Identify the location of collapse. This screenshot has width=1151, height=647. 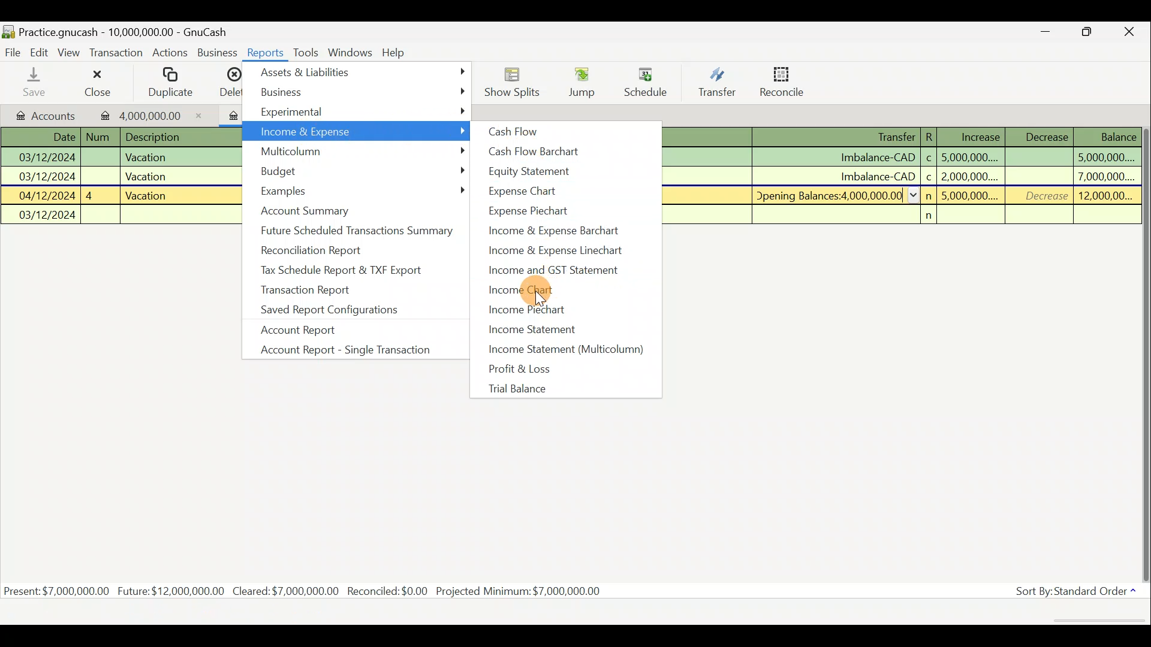
(915, 195).